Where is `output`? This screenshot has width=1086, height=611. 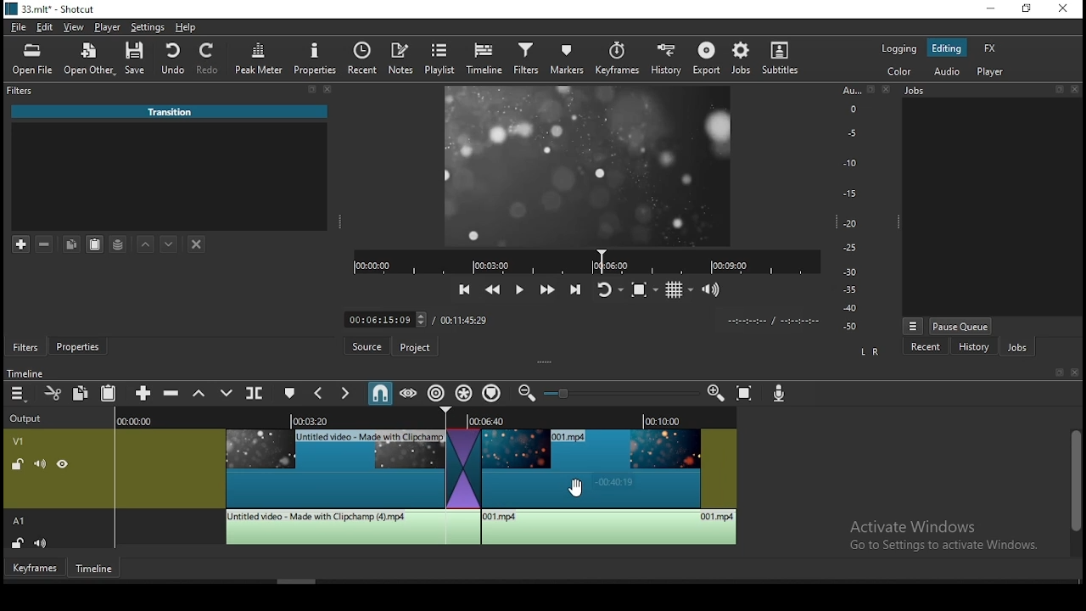 output is located at coordinates (30, 417).